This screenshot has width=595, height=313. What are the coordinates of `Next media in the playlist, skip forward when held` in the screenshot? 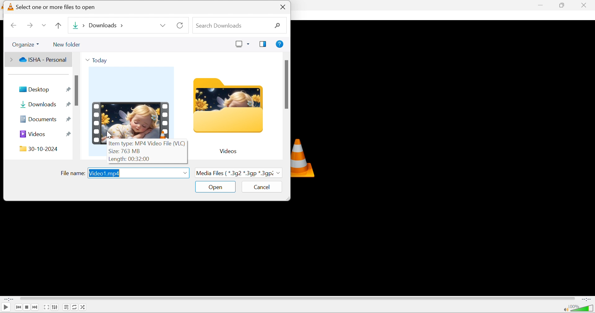 It's located at (35, 307).